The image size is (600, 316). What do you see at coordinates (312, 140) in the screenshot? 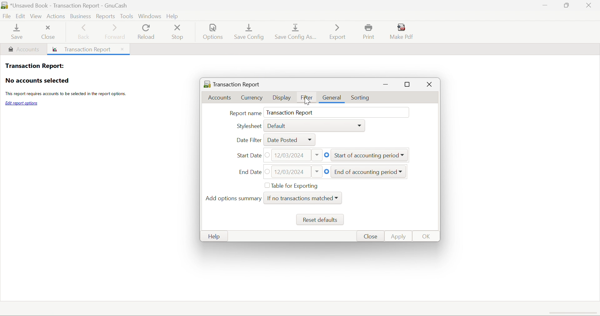
I see `Drop Down` at bounding box center [312, 140].